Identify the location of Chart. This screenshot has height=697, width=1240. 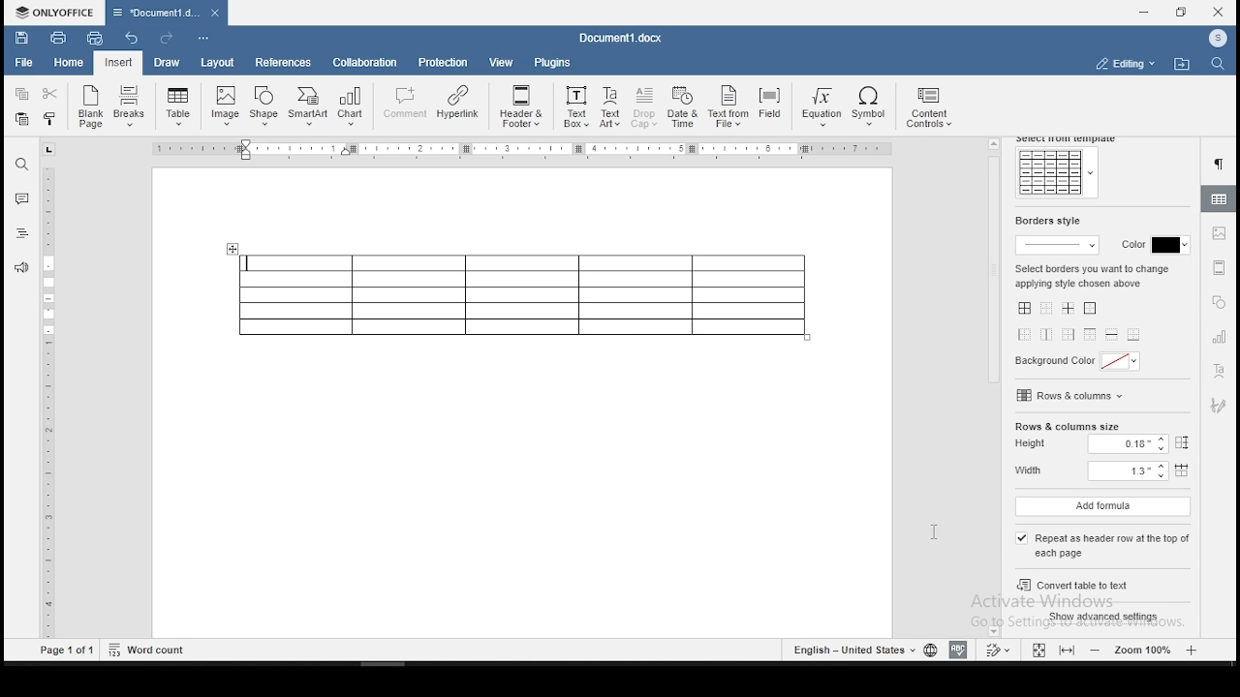
(350, 108).